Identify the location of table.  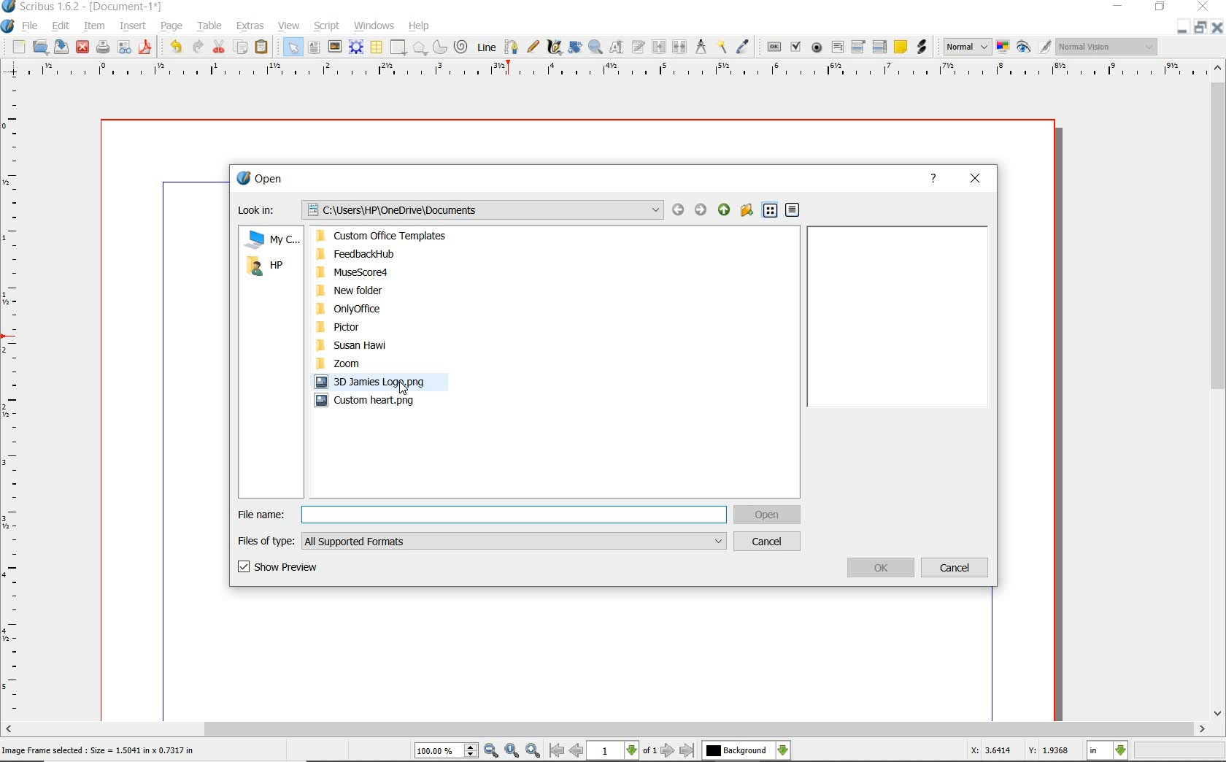
(211, 27).